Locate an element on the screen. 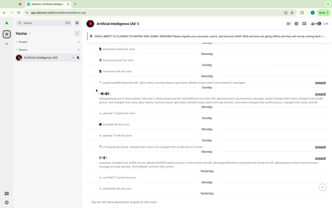 Image resolution: width=332 pixels, height=208 pixels. Day is located at coordinates (207, 107).